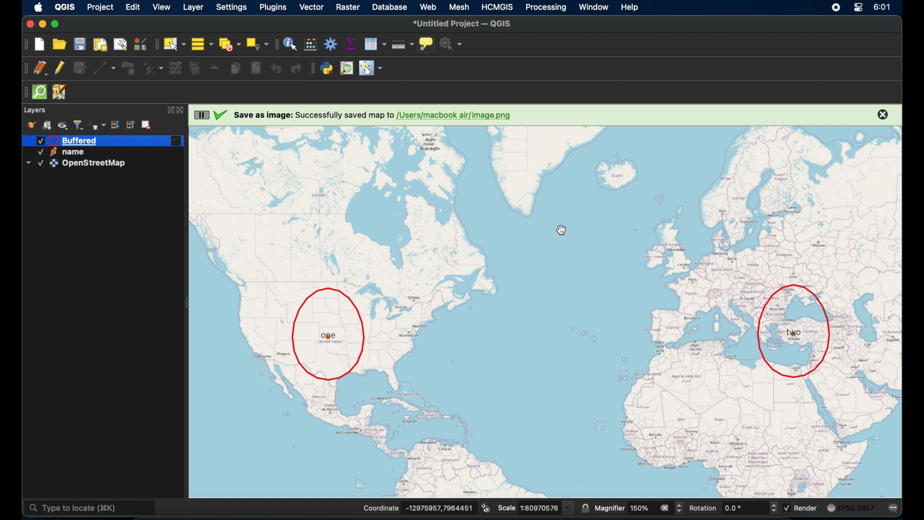 This screenshot has height=520, width=924. I want to click on copy features, so click(235, 68).